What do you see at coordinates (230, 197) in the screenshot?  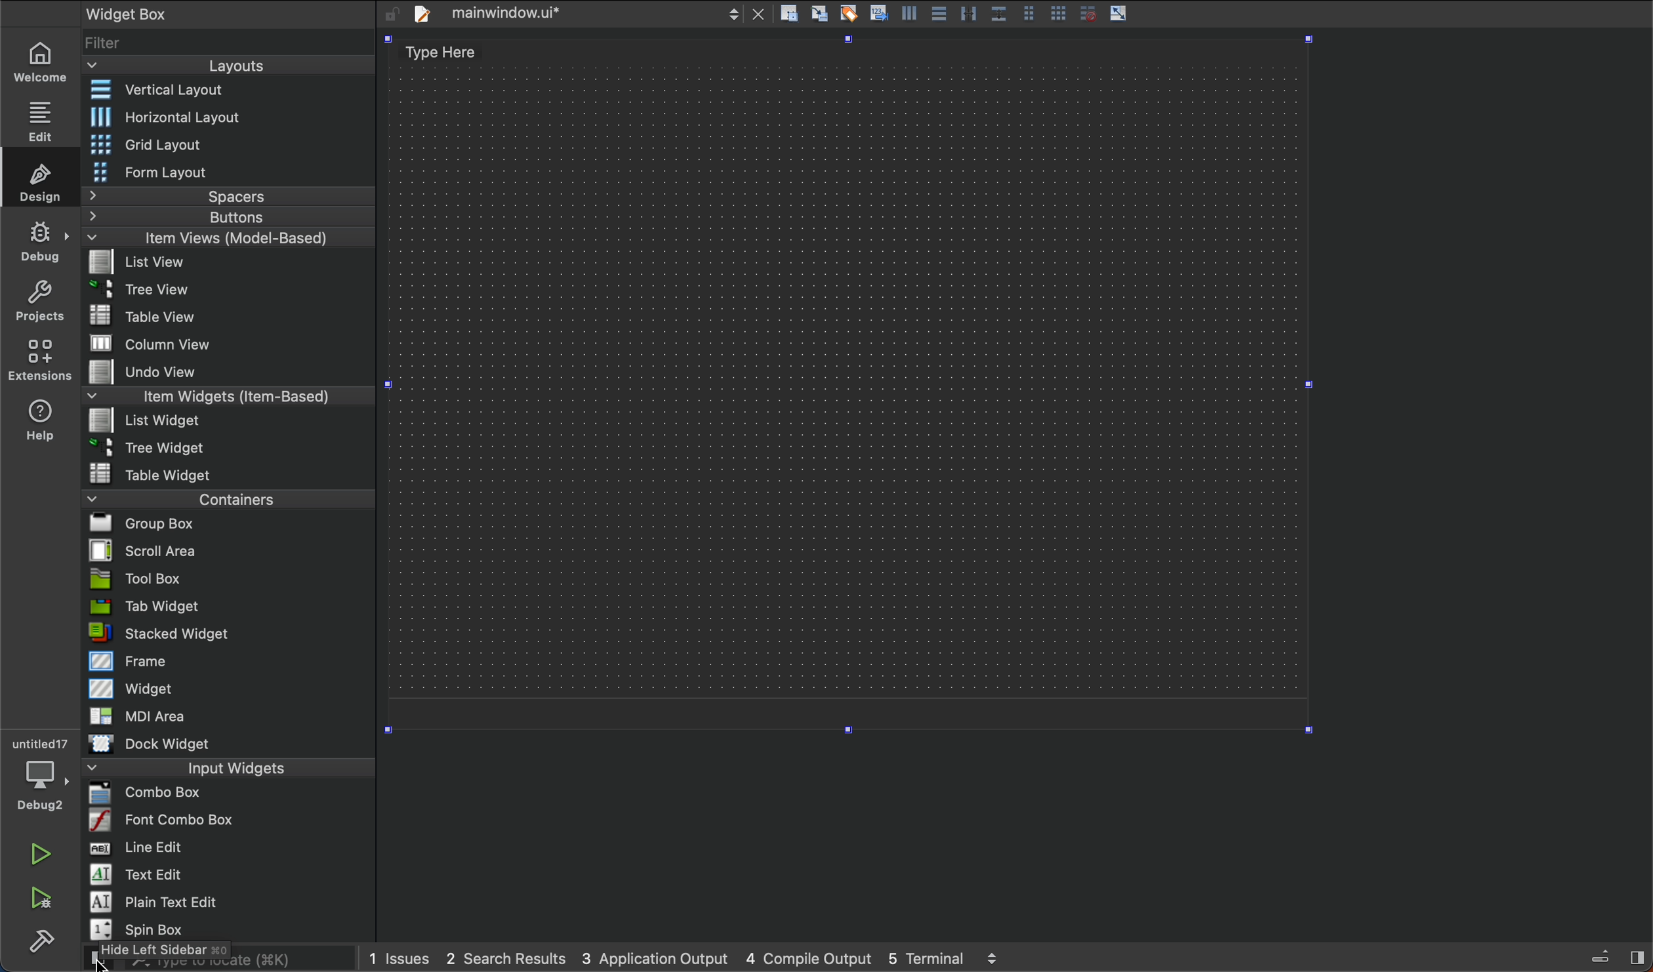 I see `spacers` at bounding box center [230, 197].